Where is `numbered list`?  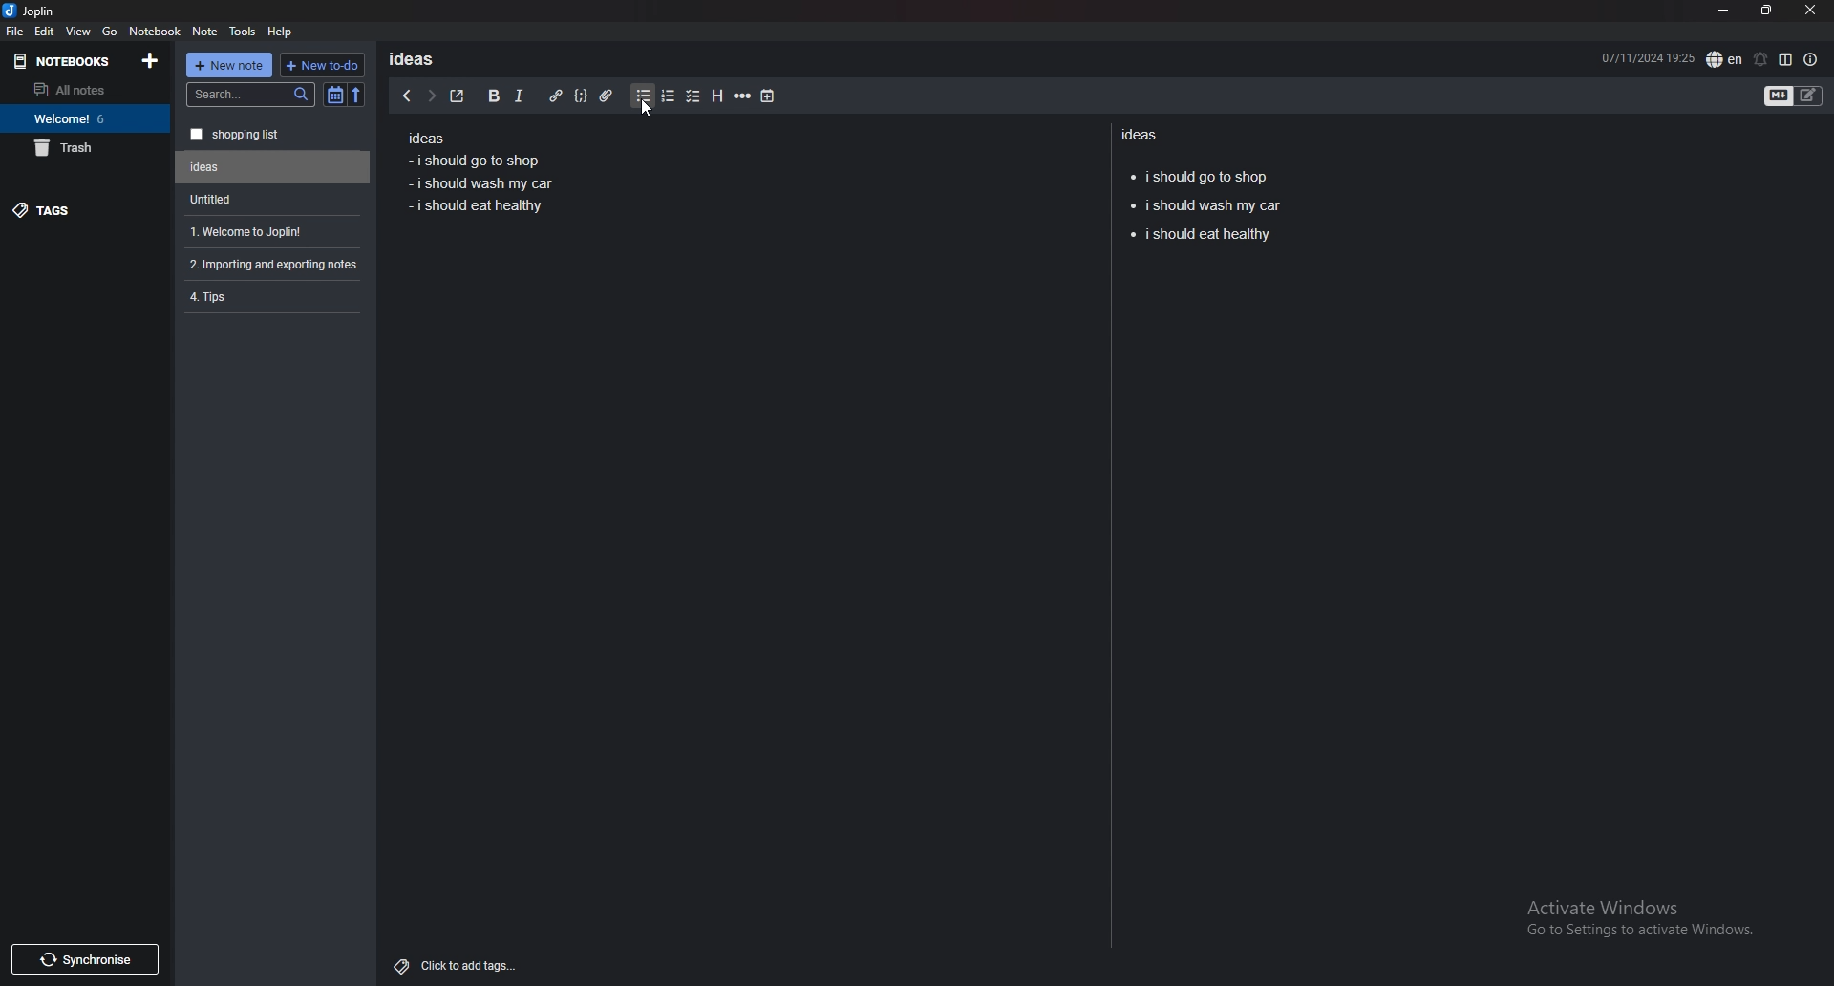 numbered list is located at coordinates (667, 96).